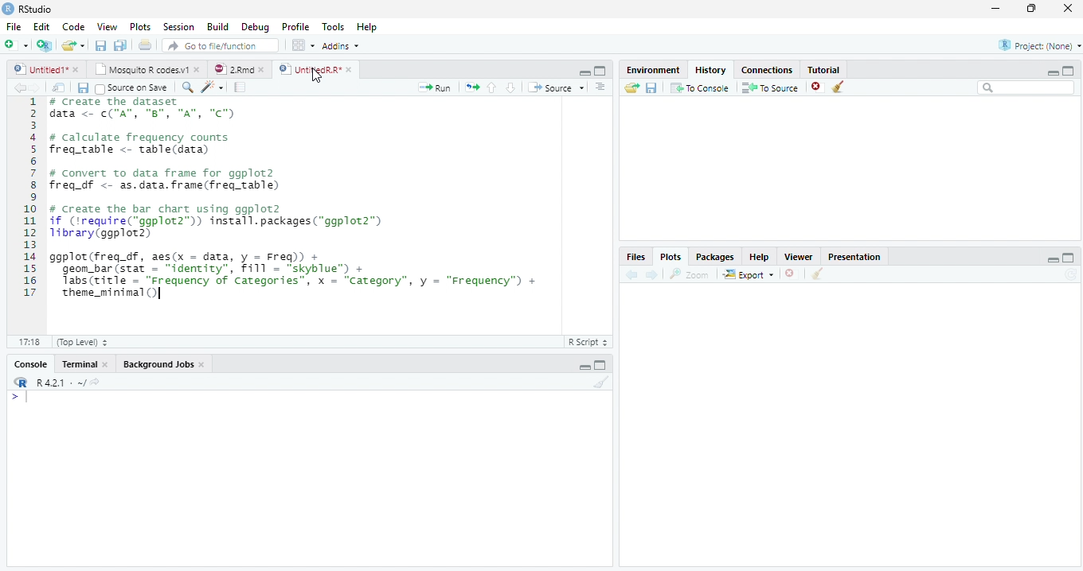 This screenshot has width=1083, height=571. Describe the element at coordinates (996, 8) in the screenshot. I see `Minimize` at that location.